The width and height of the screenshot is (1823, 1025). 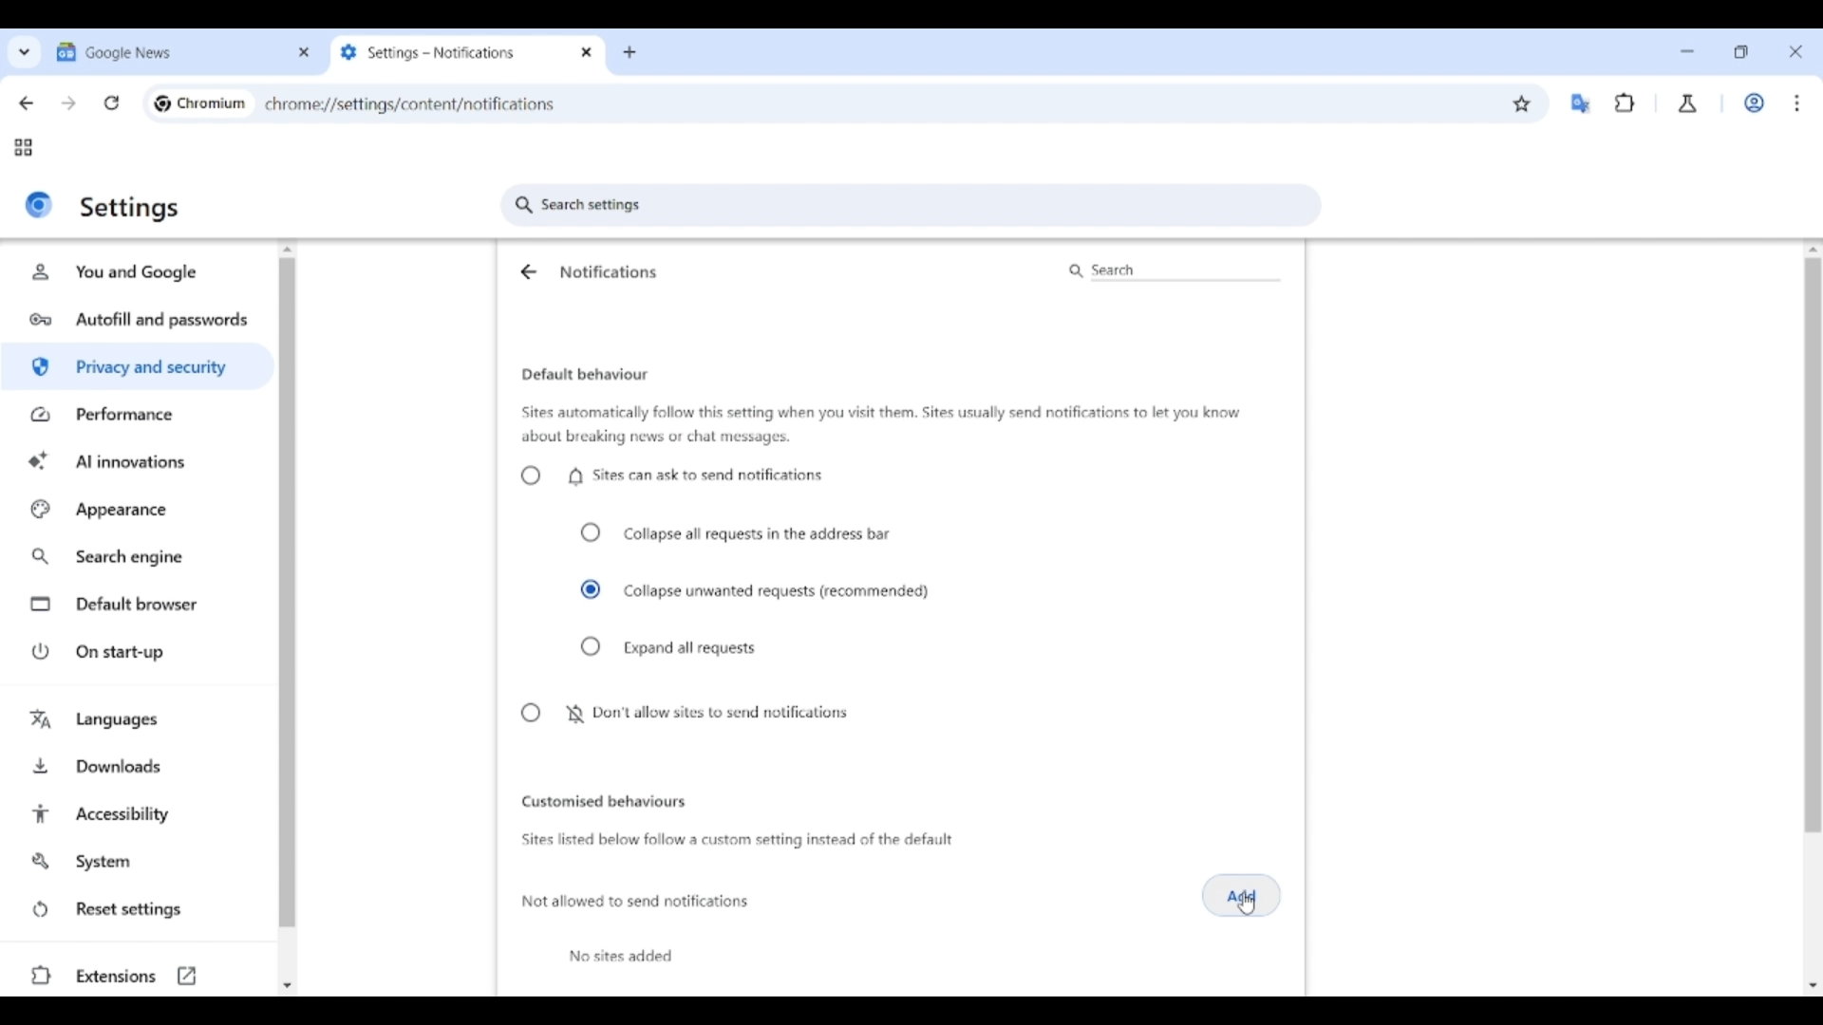 I want to click on Quick slide to top, so click(x=288, y=250).